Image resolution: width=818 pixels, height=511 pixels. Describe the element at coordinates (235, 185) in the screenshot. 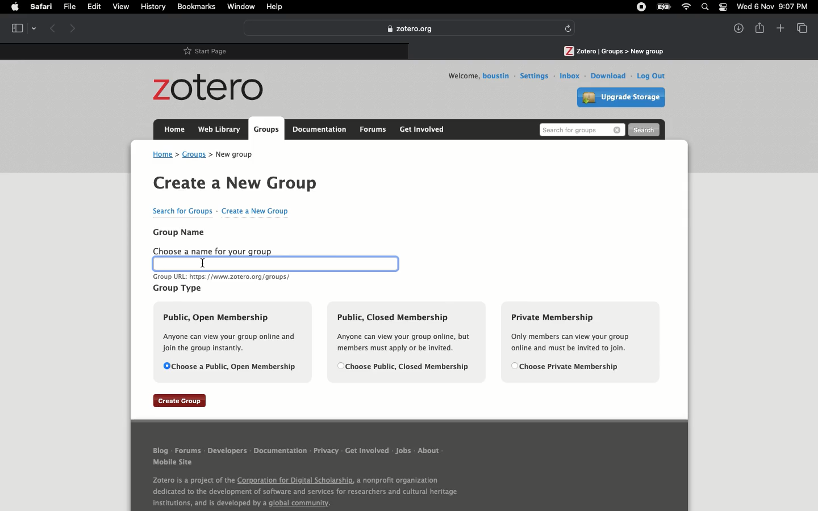

I see `Create a new group` at that location.